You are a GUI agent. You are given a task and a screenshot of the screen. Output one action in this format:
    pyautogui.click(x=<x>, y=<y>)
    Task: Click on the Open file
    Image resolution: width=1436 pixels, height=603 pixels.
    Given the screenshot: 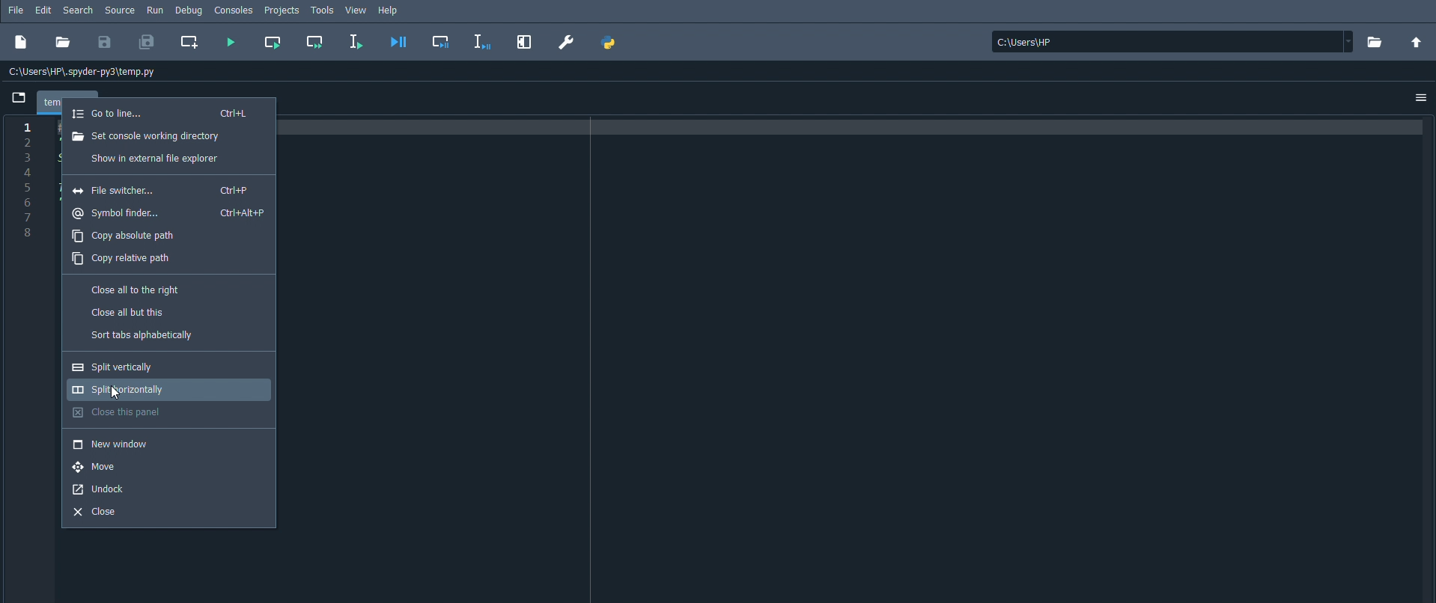 What is the action you would take?
    pyautogui.click(x=62, y=42)
    